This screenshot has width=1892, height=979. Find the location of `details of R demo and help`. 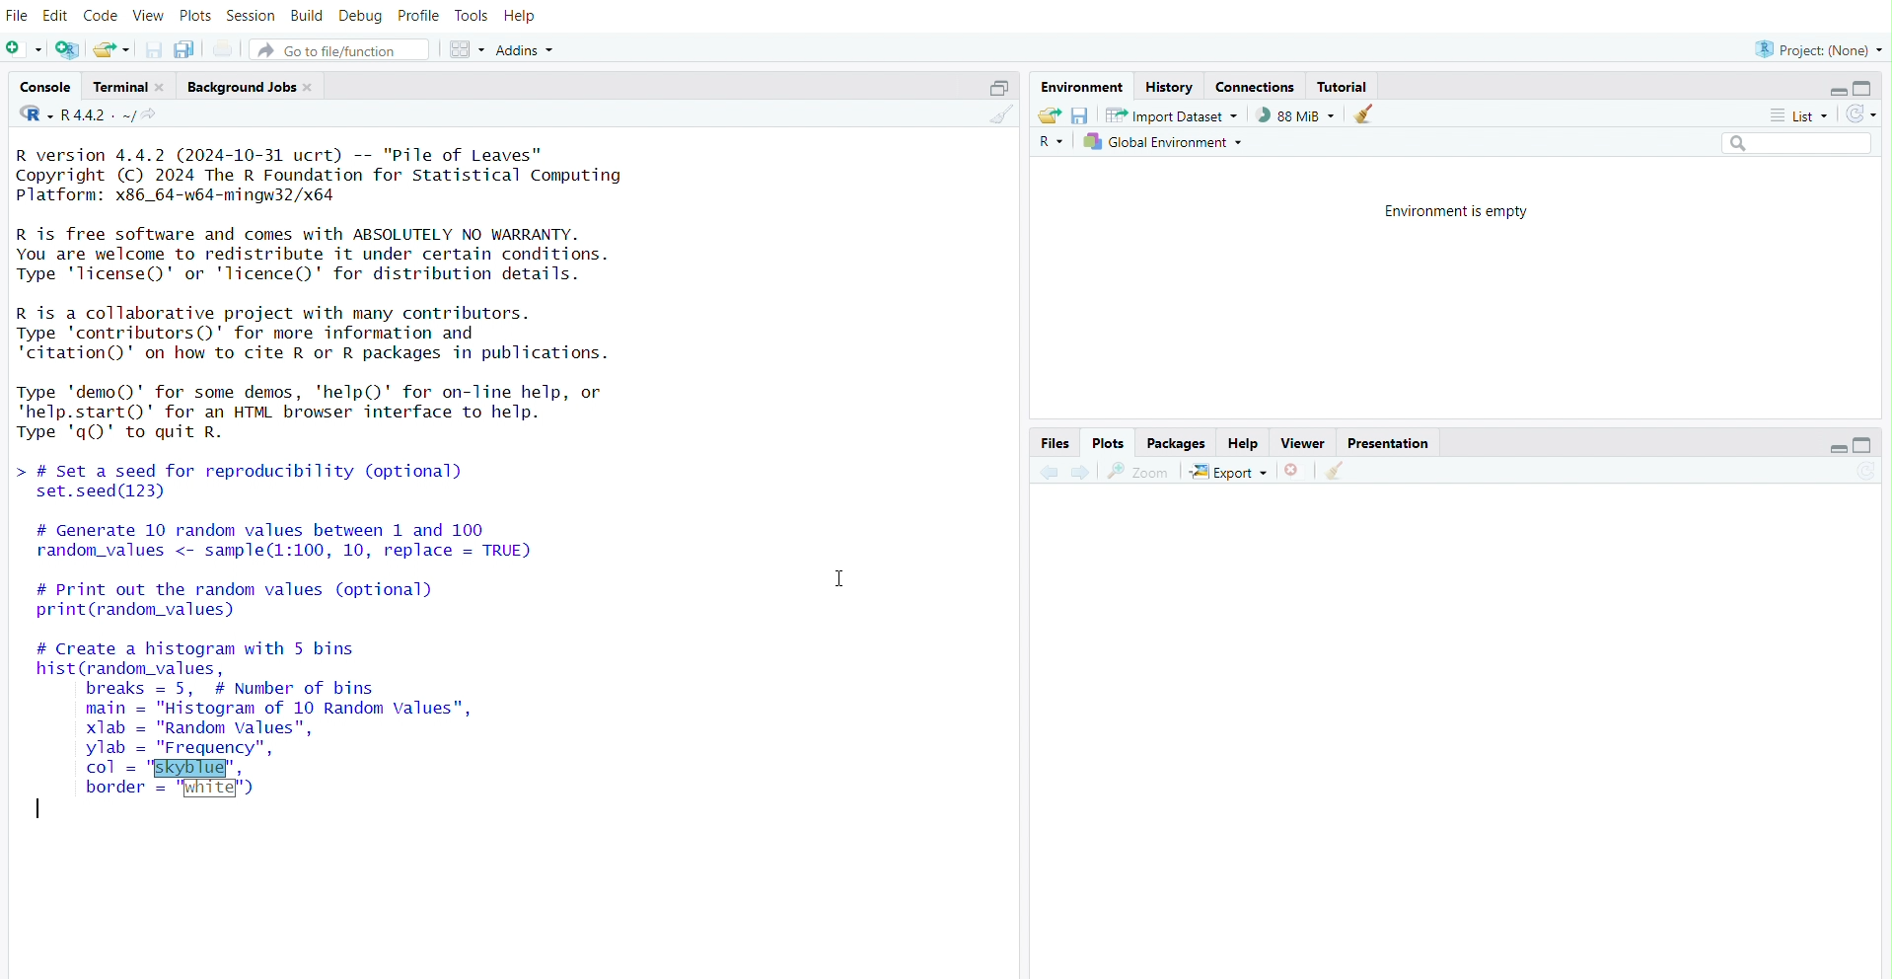

details of R demo and help is located at coordinates (353, 413).